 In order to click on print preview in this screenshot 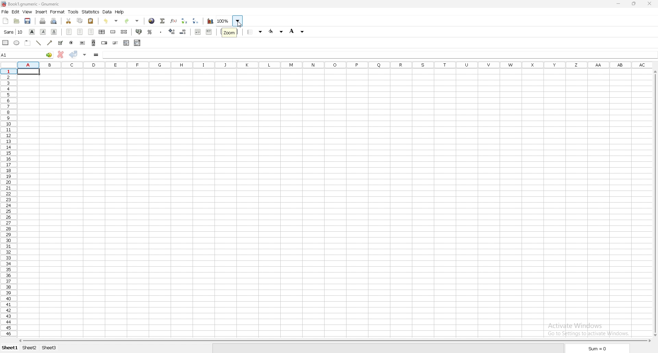, I will do `click(54, 21)`.